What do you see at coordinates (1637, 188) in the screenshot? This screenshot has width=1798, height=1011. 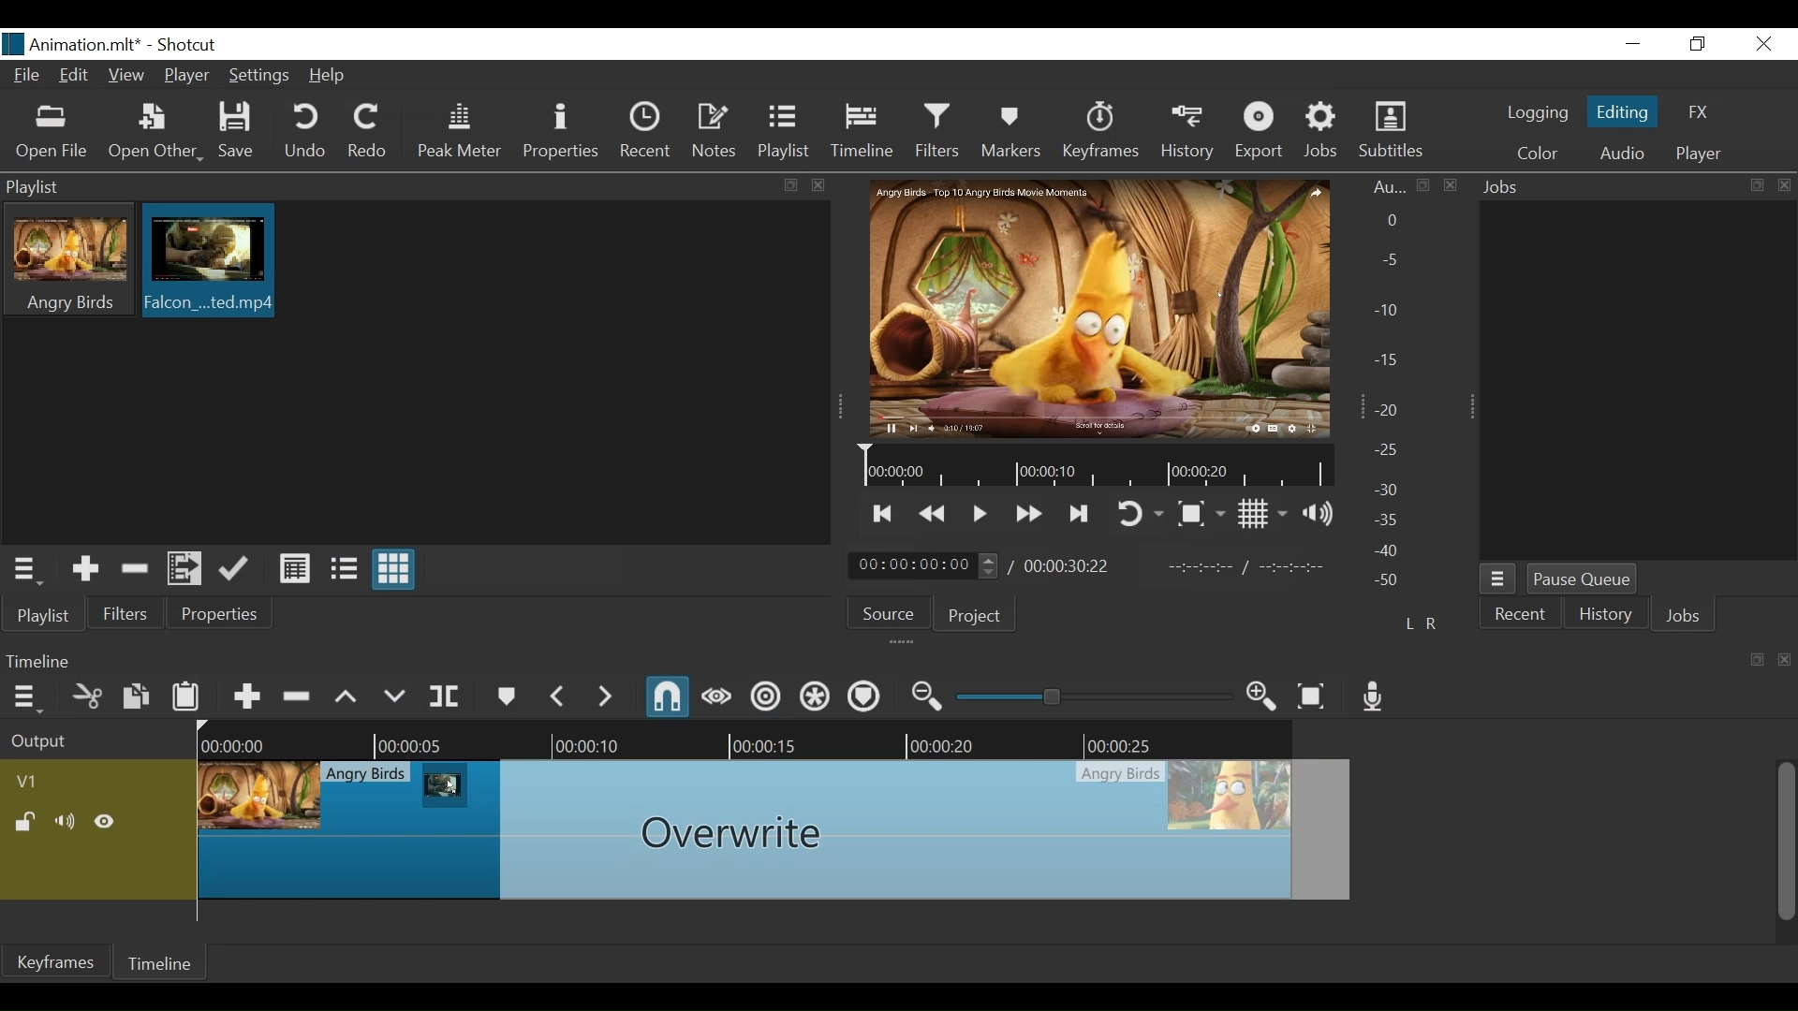 I see `Jobs Panel` at bounding box center [1637, 188].